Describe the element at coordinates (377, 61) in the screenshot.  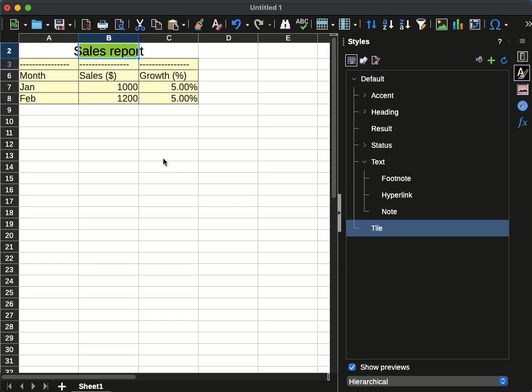
I see `page styles` at that location.